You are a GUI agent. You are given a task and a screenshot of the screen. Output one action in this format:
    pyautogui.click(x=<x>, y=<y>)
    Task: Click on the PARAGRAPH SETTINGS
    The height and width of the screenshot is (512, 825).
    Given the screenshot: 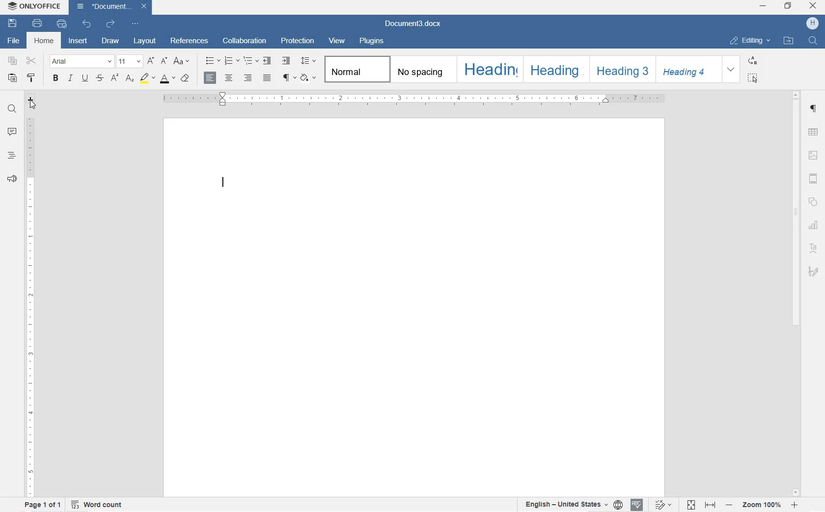 What is the action you would take?
    pyautogui.click(x=814, y=108)
    